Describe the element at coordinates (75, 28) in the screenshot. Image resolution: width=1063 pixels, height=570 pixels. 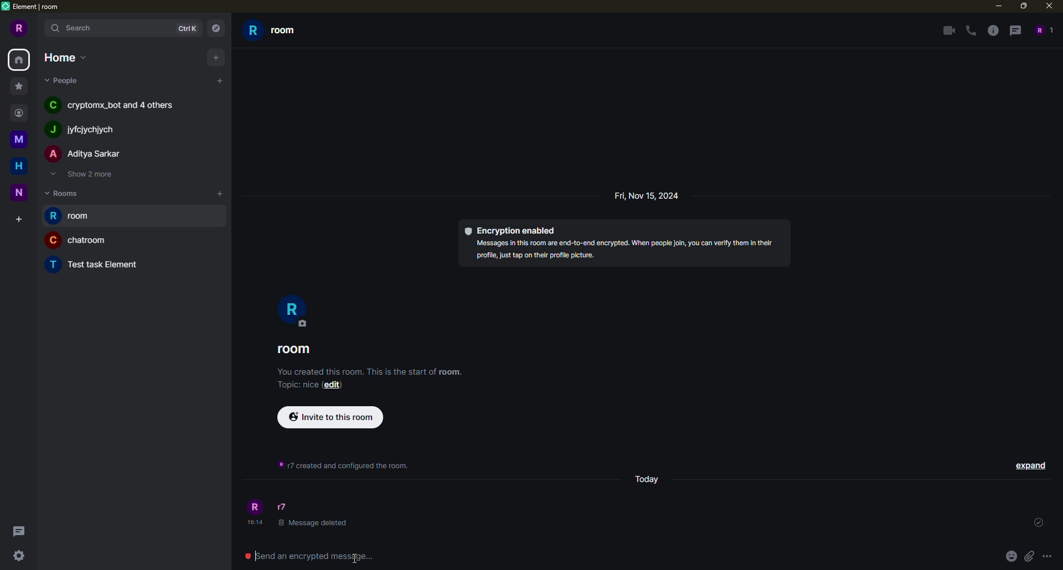
I see `search` at that location.